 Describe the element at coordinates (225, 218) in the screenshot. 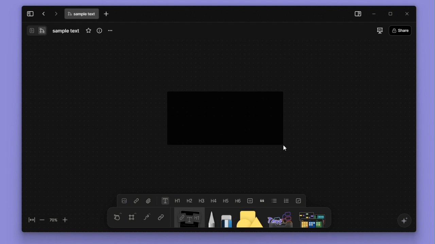

I see `eraser` at that location.